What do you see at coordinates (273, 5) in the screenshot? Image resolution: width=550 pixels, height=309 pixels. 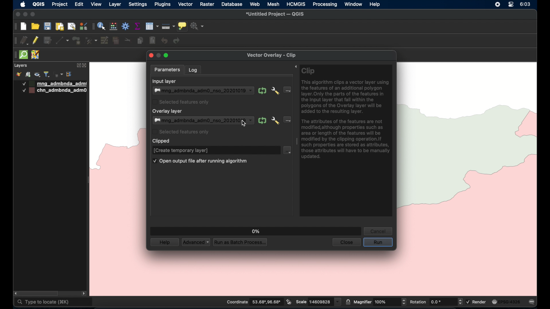 I see `mesh` at bounding box center [273, 5].